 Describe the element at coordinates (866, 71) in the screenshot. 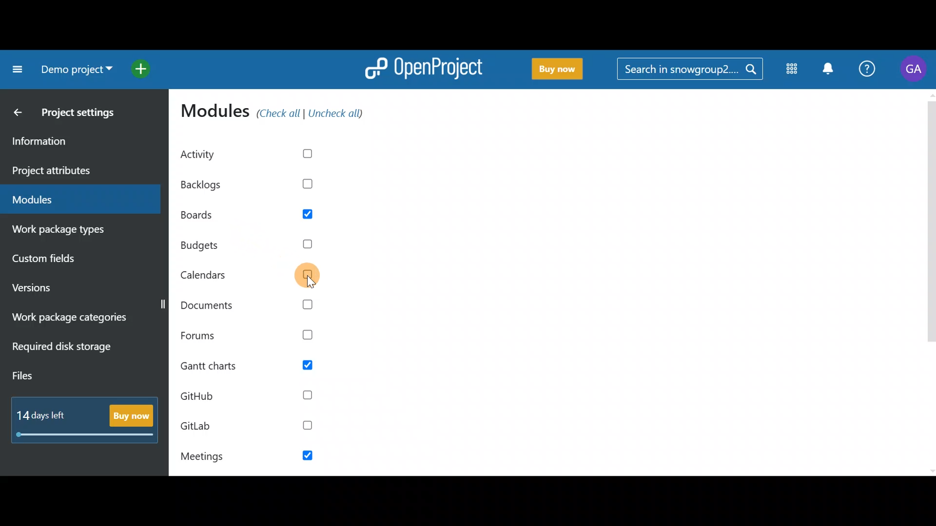

I see `Help` at that location.